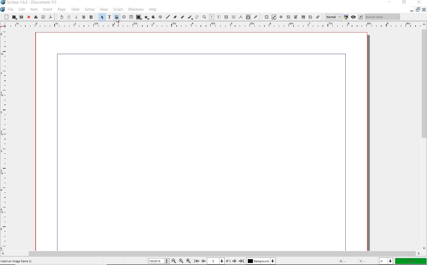 The width and height of the screenshot is (427, 265). Describe the element at coordinates (248, 17) in the screenshot. I see `copy item properties` at that location.